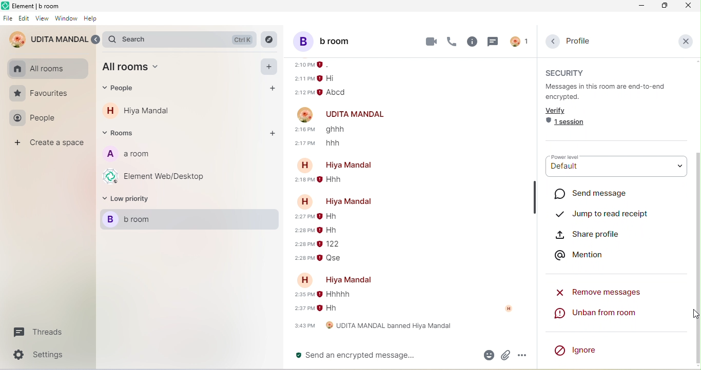 Image resolution: width=701 pixels, height=370 pixels. Describe the element at coordinates (191, 220) in the screenshot. I see `b room` at that location.